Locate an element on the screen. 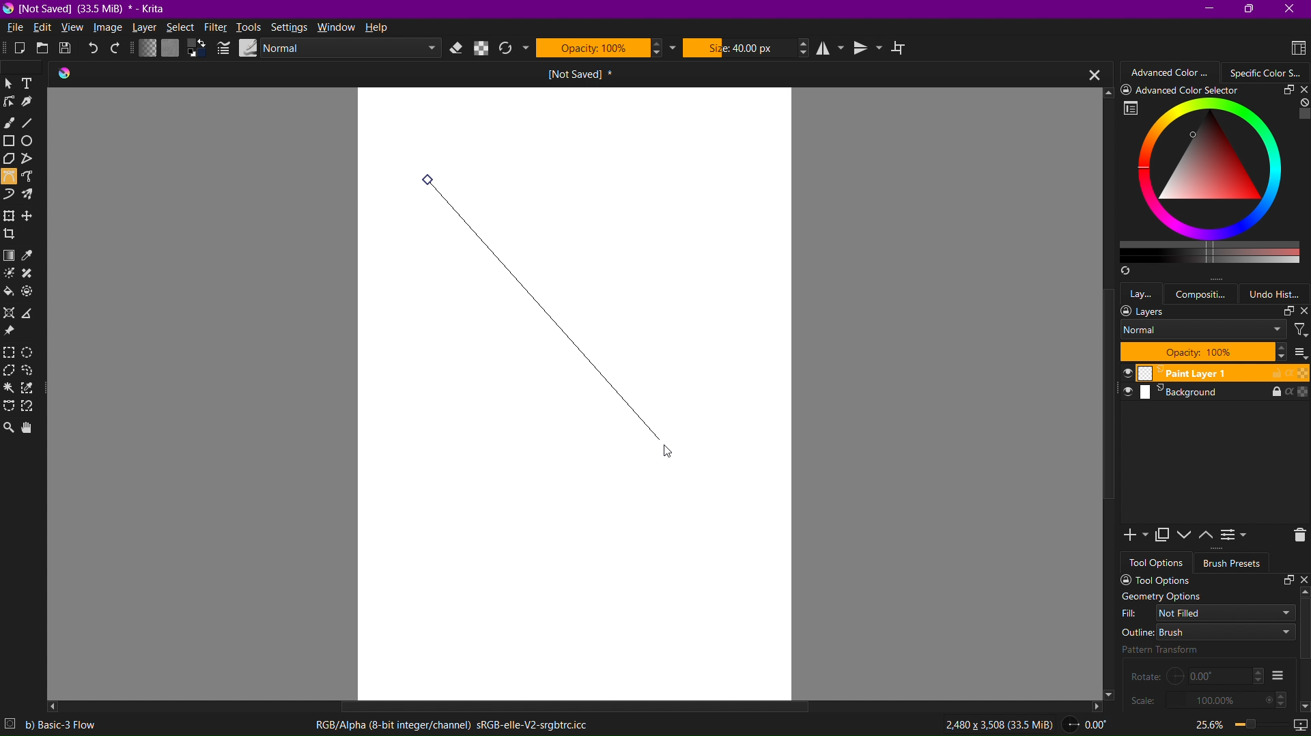  Vertical Mirror Tool is located at coordinates (869, 48).